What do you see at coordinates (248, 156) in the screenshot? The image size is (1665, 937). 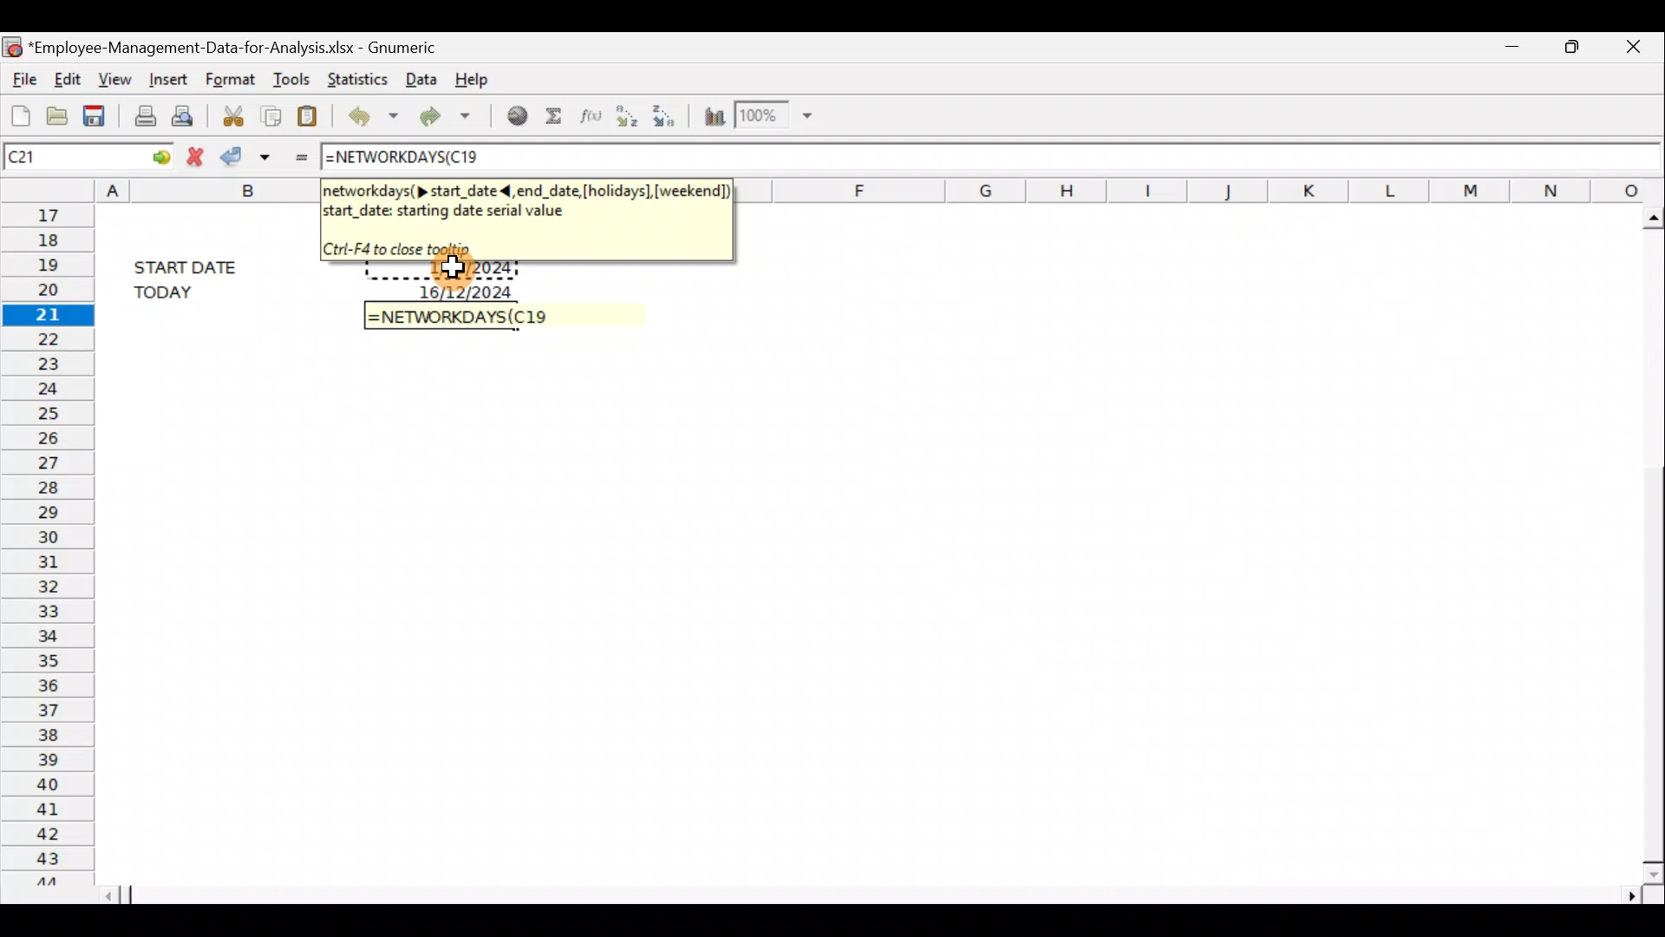 I see `Accept change` at bounding box center [248, 156].